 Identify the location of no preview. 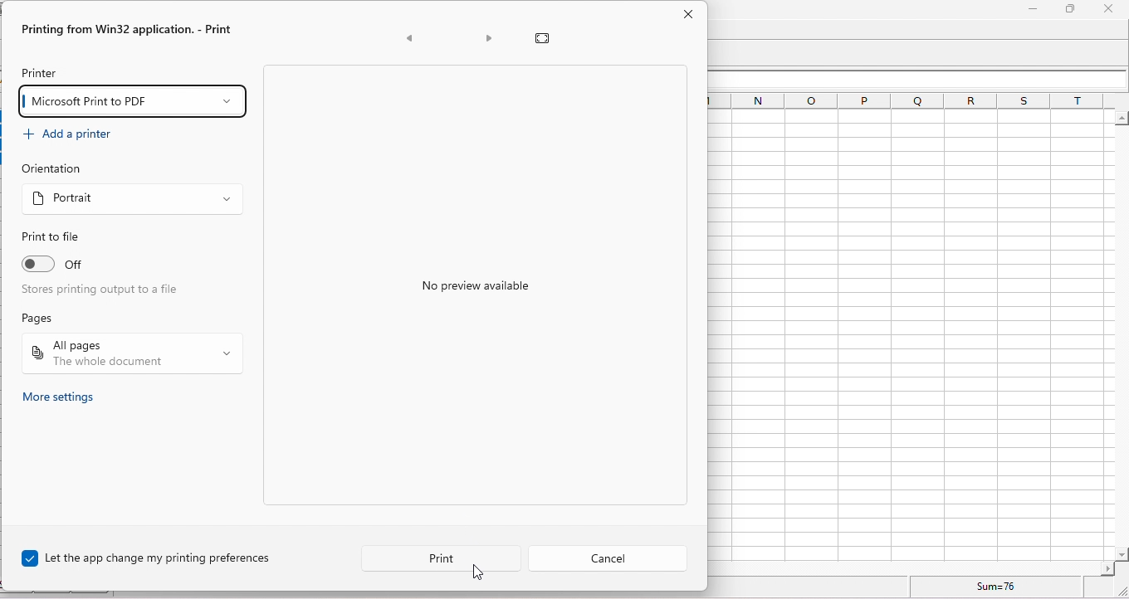
(500, 291).